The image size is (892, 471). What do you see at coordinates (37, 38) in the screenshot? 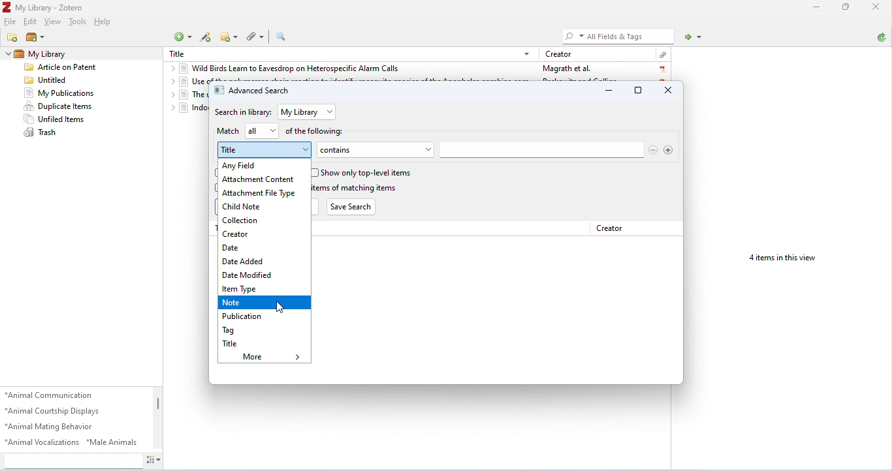
I see `new library` at bounding box center [37, 38].